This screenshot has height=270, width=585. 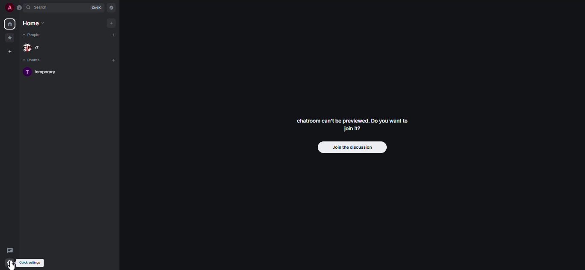 What do you see at coordinates (9, 24) in the screenshot?
I see `home` at bounding box center [9, 24].